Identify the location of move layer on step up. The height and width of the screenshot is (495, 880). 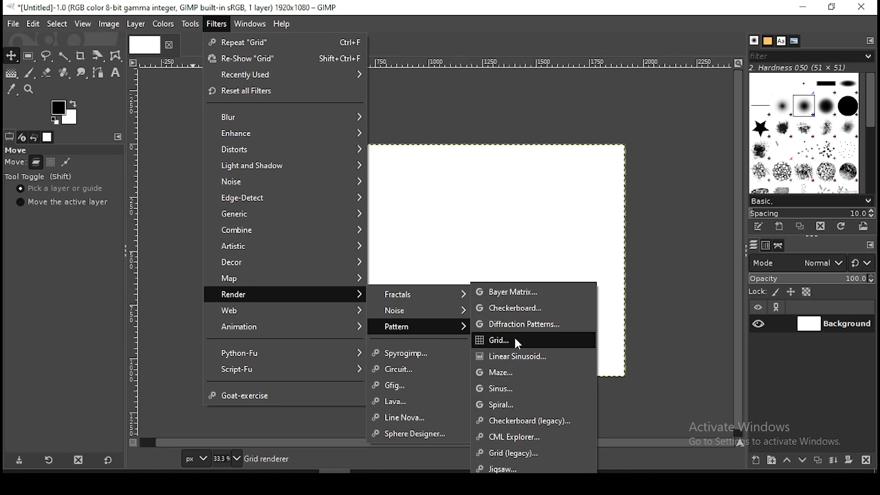
(789, 461).